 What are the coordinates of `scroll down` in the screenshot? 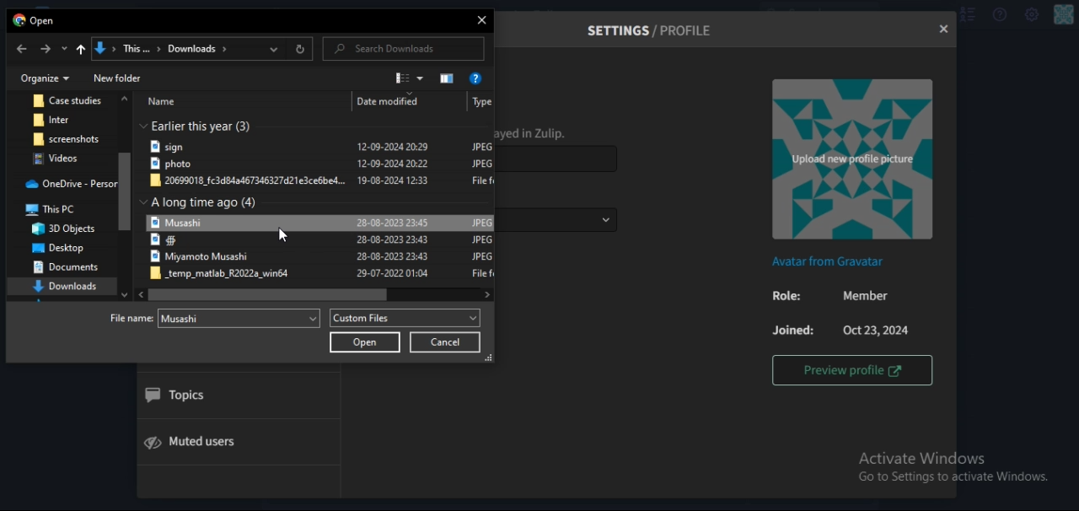 It's located at (125, 293).